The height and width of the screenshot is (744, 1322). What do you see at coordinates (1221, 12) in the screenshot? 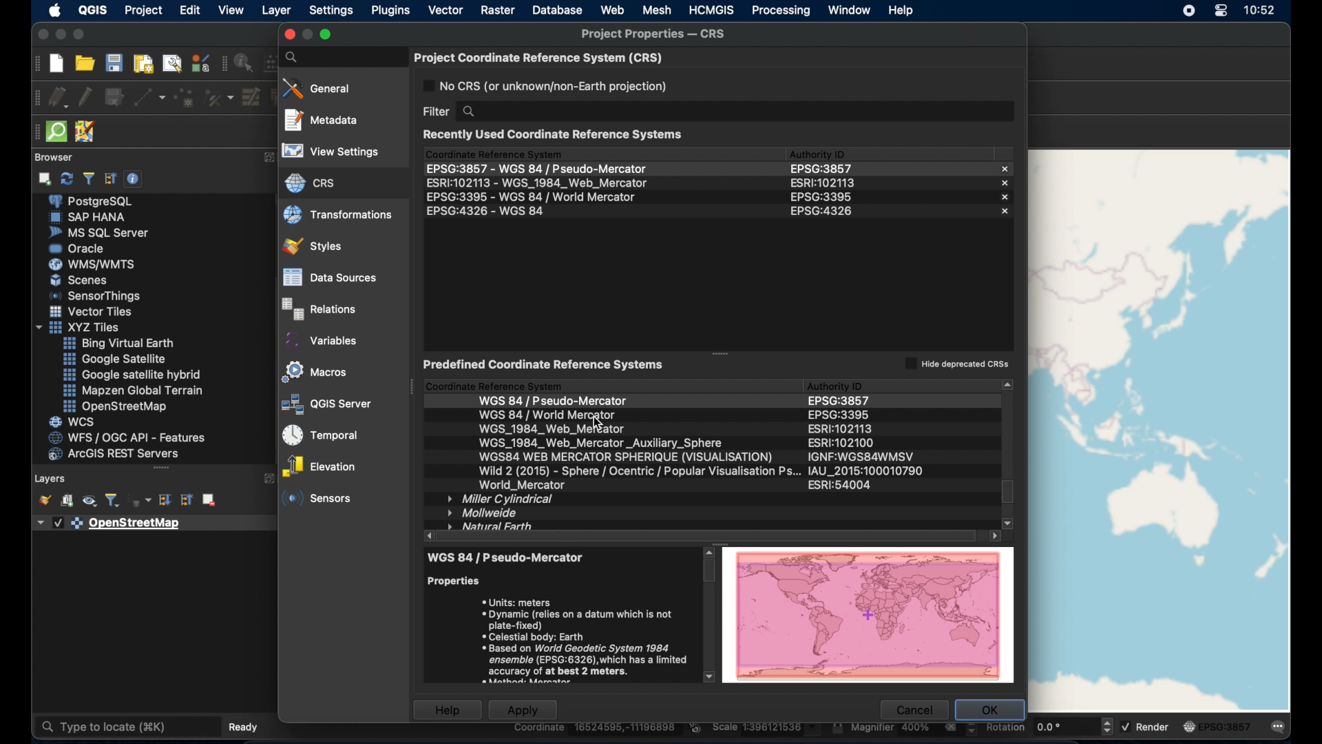
I see `control center` at bounding box center [1221, 12].